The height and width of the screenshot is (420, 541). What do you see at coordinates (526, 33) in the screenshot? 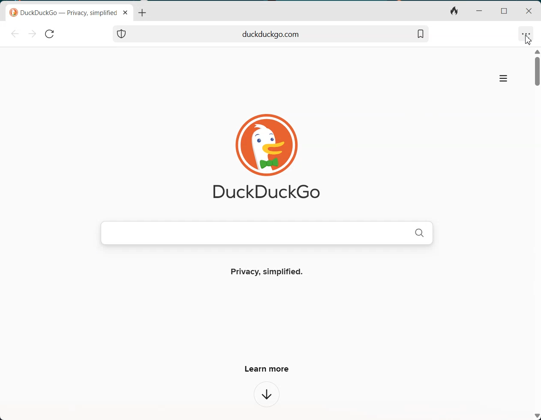
I see `meatball tool` at bounding box center [526, 33].